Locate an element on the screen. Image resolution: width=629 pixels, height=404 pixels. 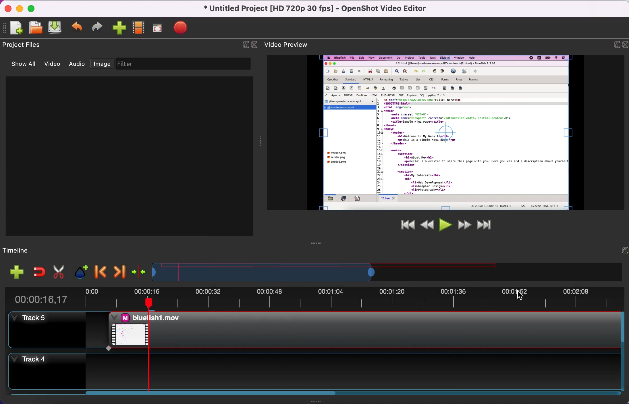
jump to start is located at coordinates (404, 228).